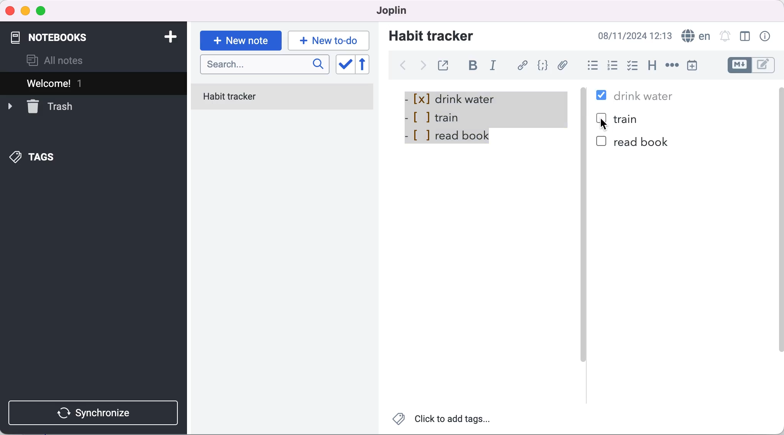  What do you see at coordinates (523, 65) in the screenshot?
I see `hyperlink` at bounding box center [523, 65].